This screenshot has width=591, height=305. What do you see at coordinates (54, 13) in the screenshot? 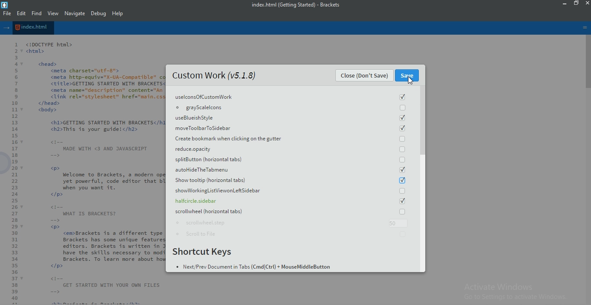
I see `view` at bounding box center [54, 13].